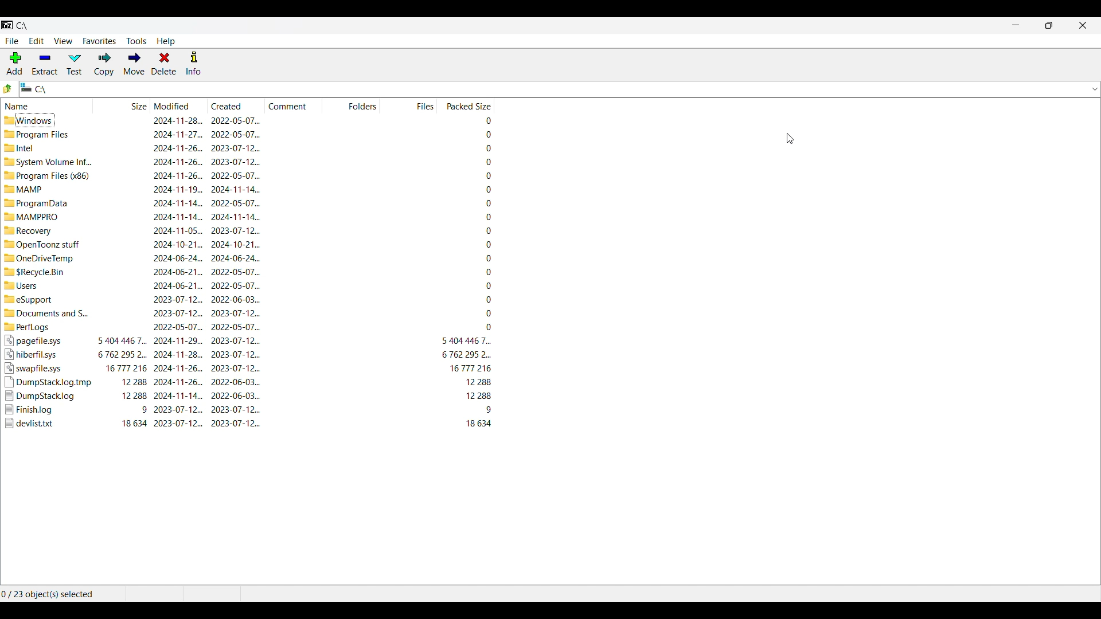 This screenshot has height=619, width=1101. I want to click on Help menu, so click(165, 41).